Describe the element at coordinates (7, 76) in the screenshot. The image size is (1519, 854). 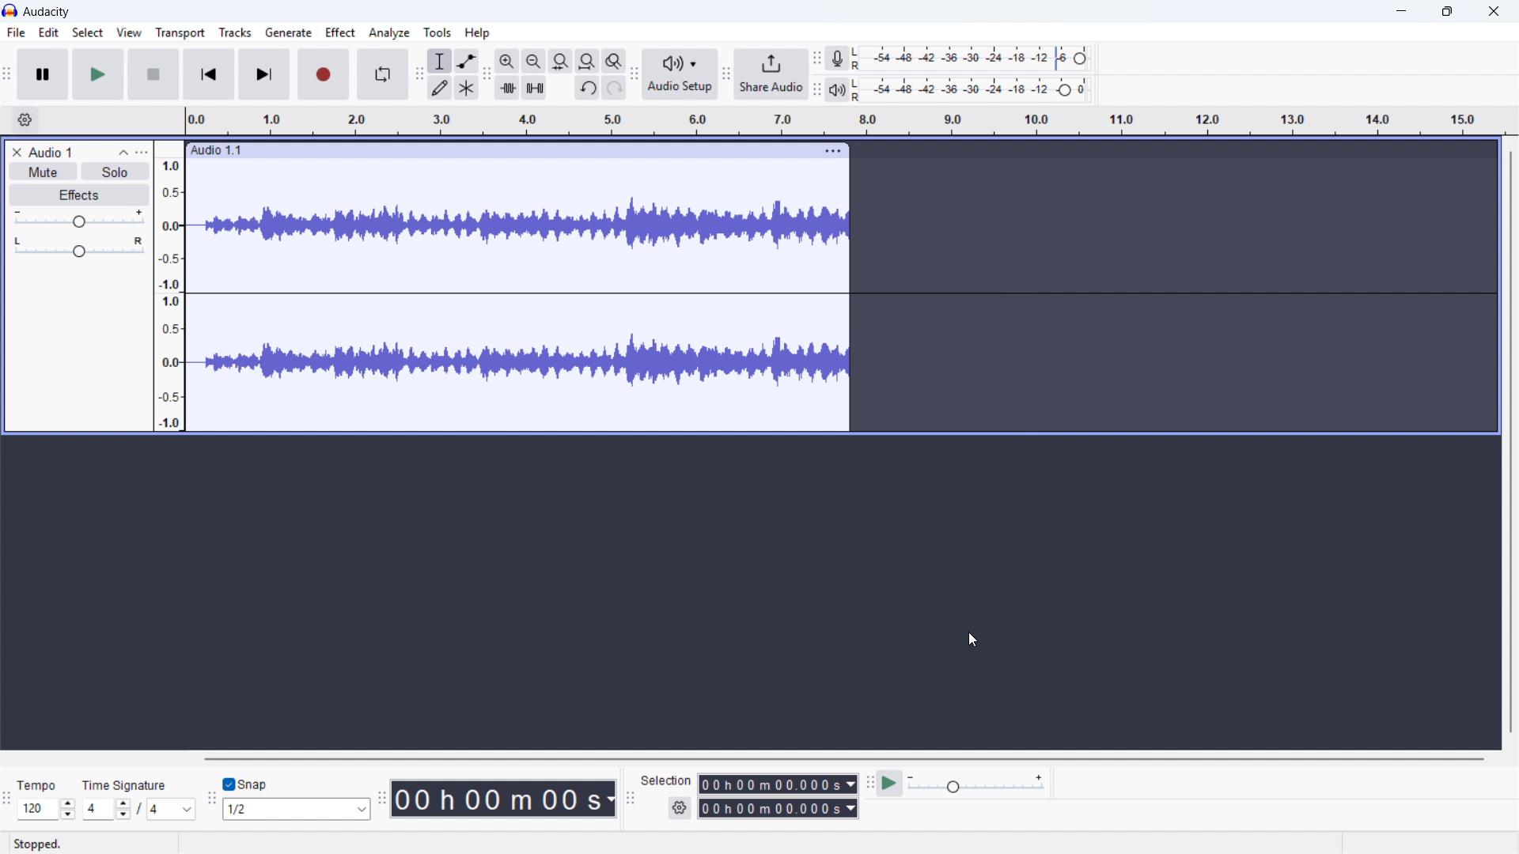
I see `Transport toolbar` at that location.